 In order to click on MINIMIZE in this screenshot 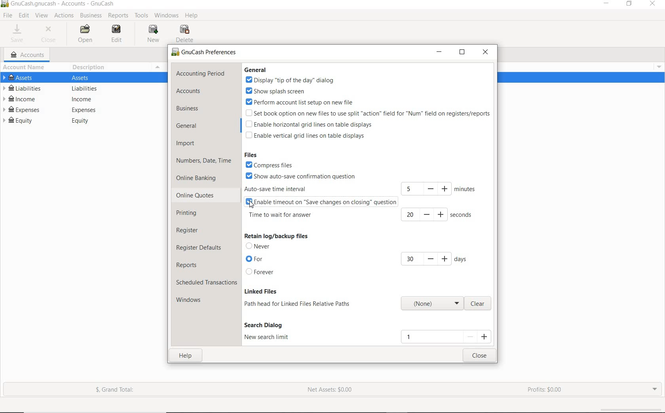, I will do `click(607, 5)`.